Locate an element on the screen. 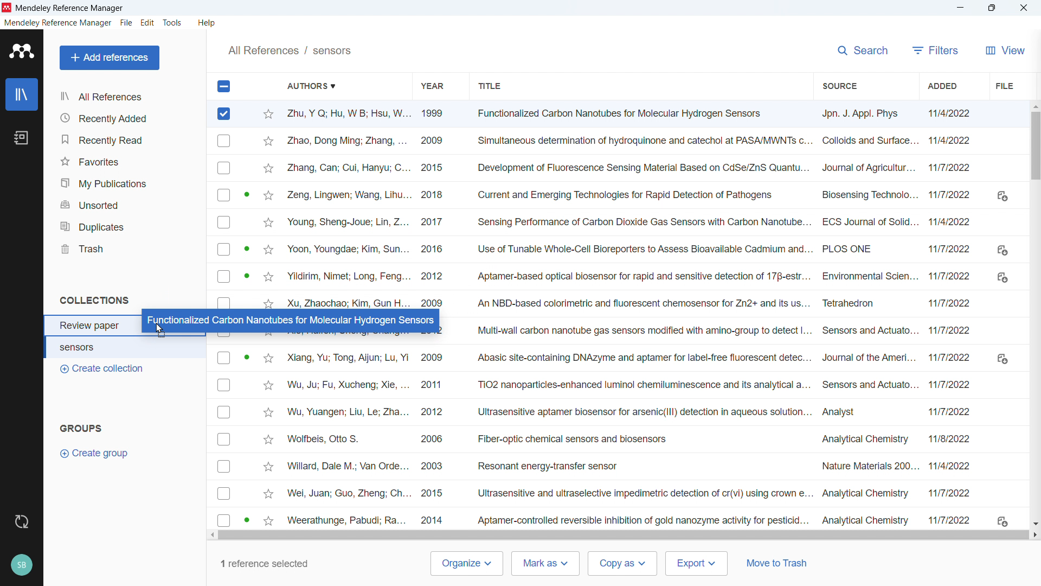  Pdf available to download  is located at coordinates (1002, 357).